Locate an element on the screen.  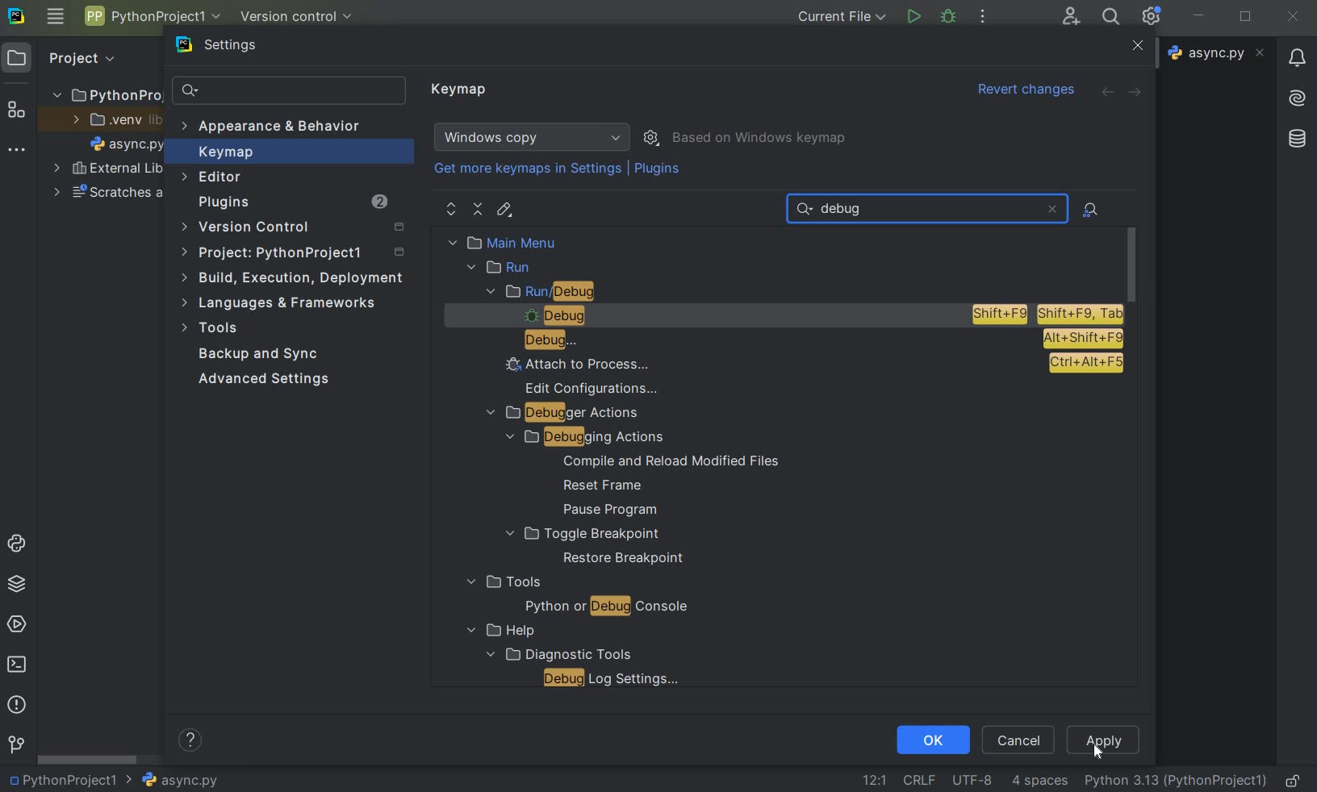
show scheme actions is located at coordinates (653, 136).